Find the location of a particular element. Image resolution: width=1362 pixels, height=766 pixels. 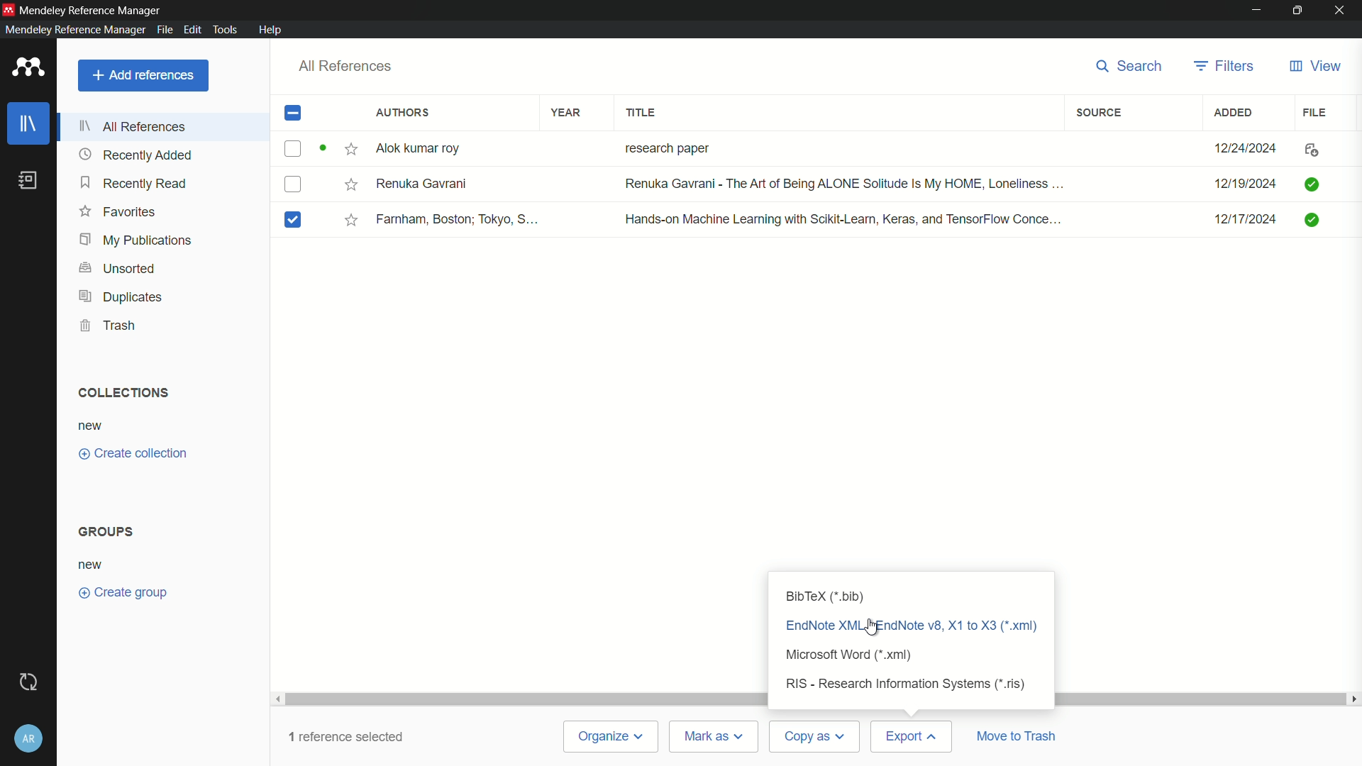

12/17/2024 is located at coordinates (1245, 219).